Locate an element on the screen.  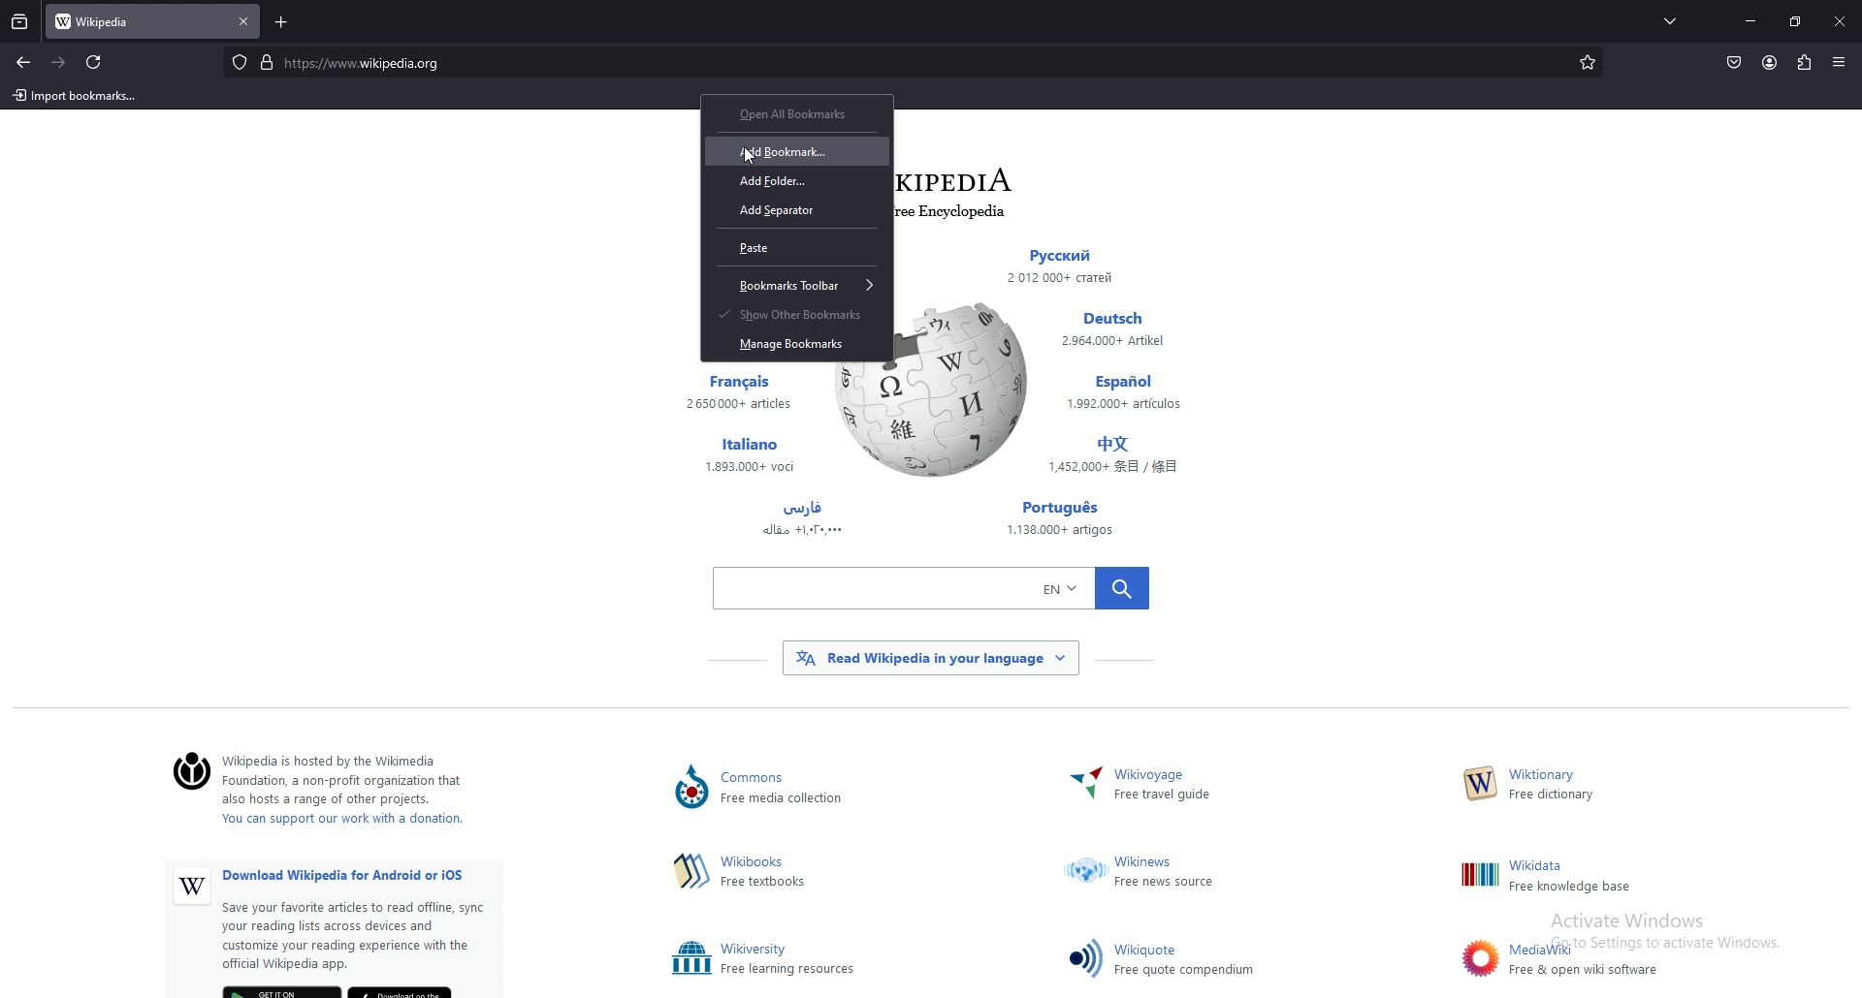
add folder is located at coordinates (798, 182).